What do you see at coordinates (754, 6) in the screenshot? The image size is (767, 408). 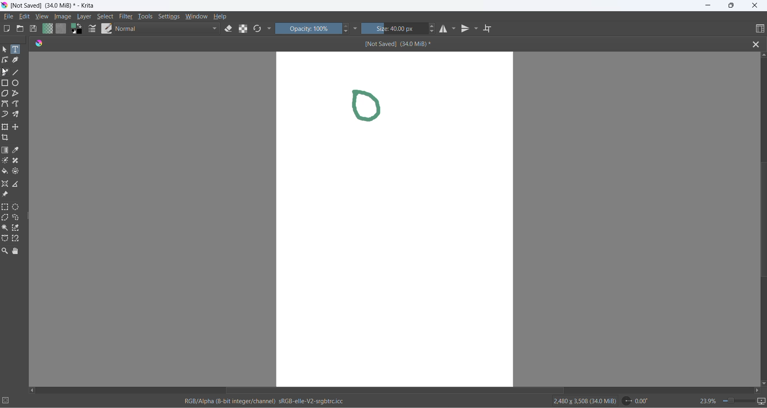 I see `close` at bounding box center [754, 6].